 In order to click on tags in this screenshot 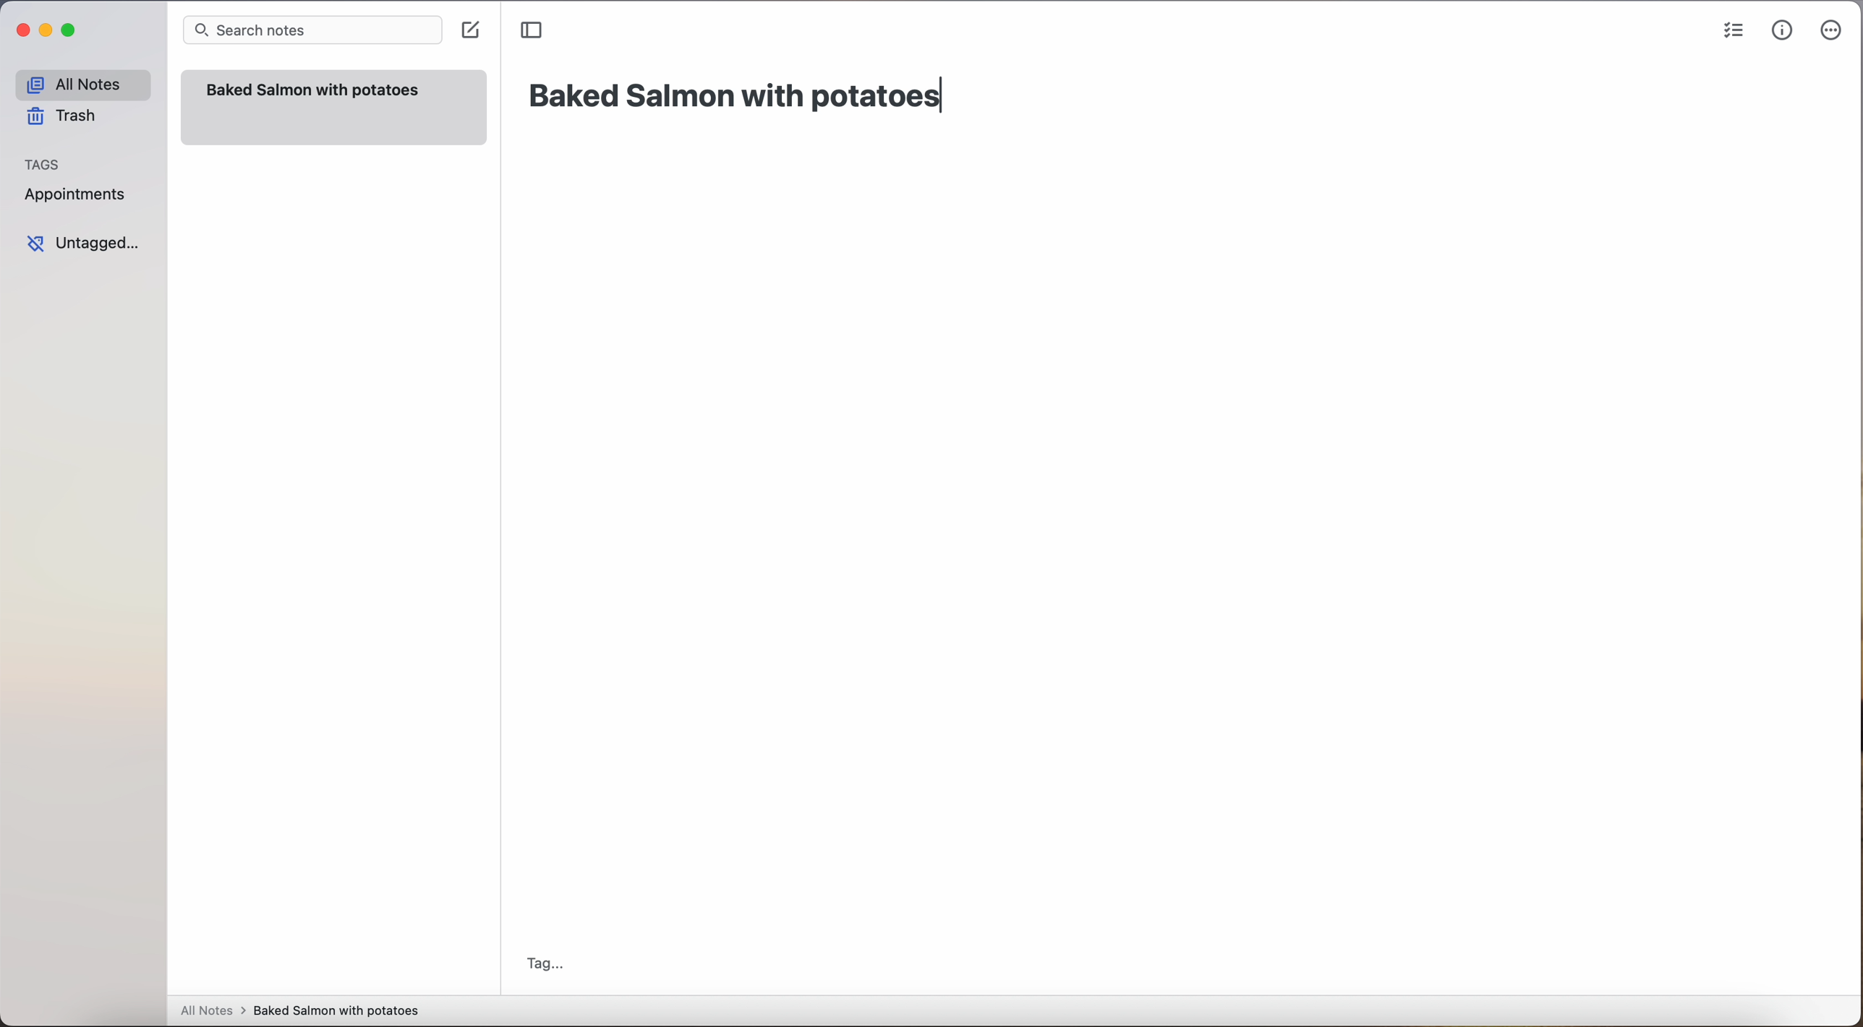, I will do `click(43, 163)`.